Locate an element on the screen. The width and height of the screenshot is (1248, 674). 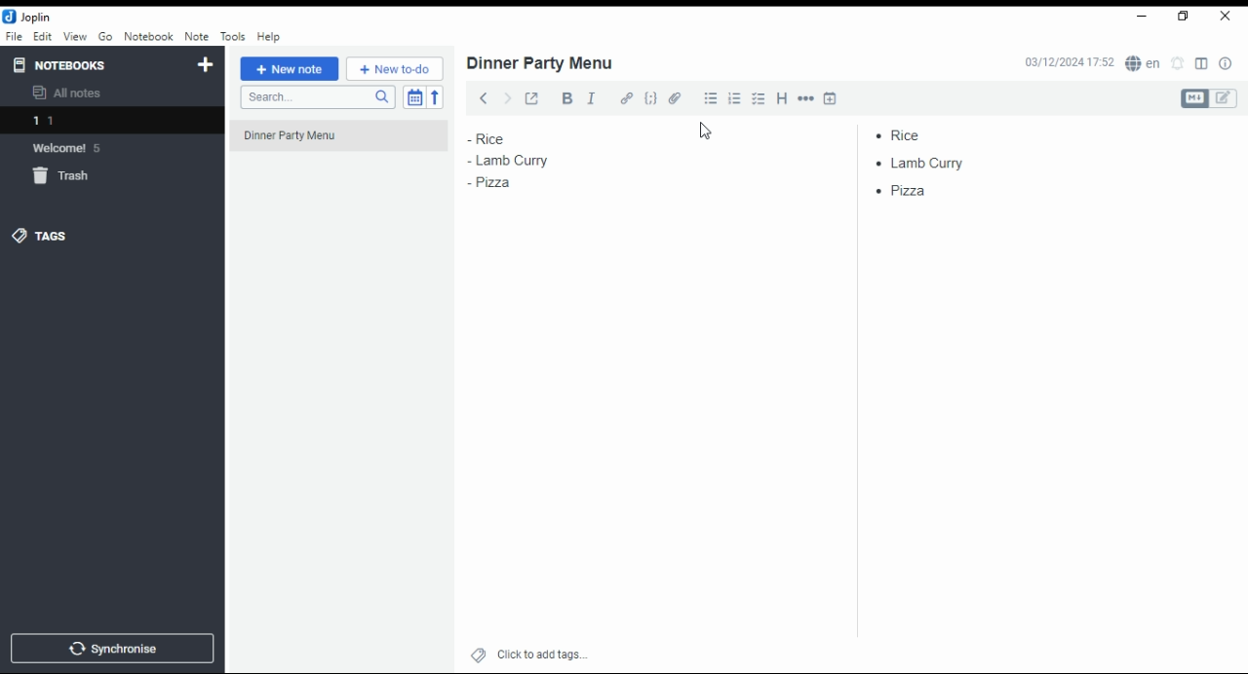
03/12/2024 17:51 is located at coordinates (1067, 63).